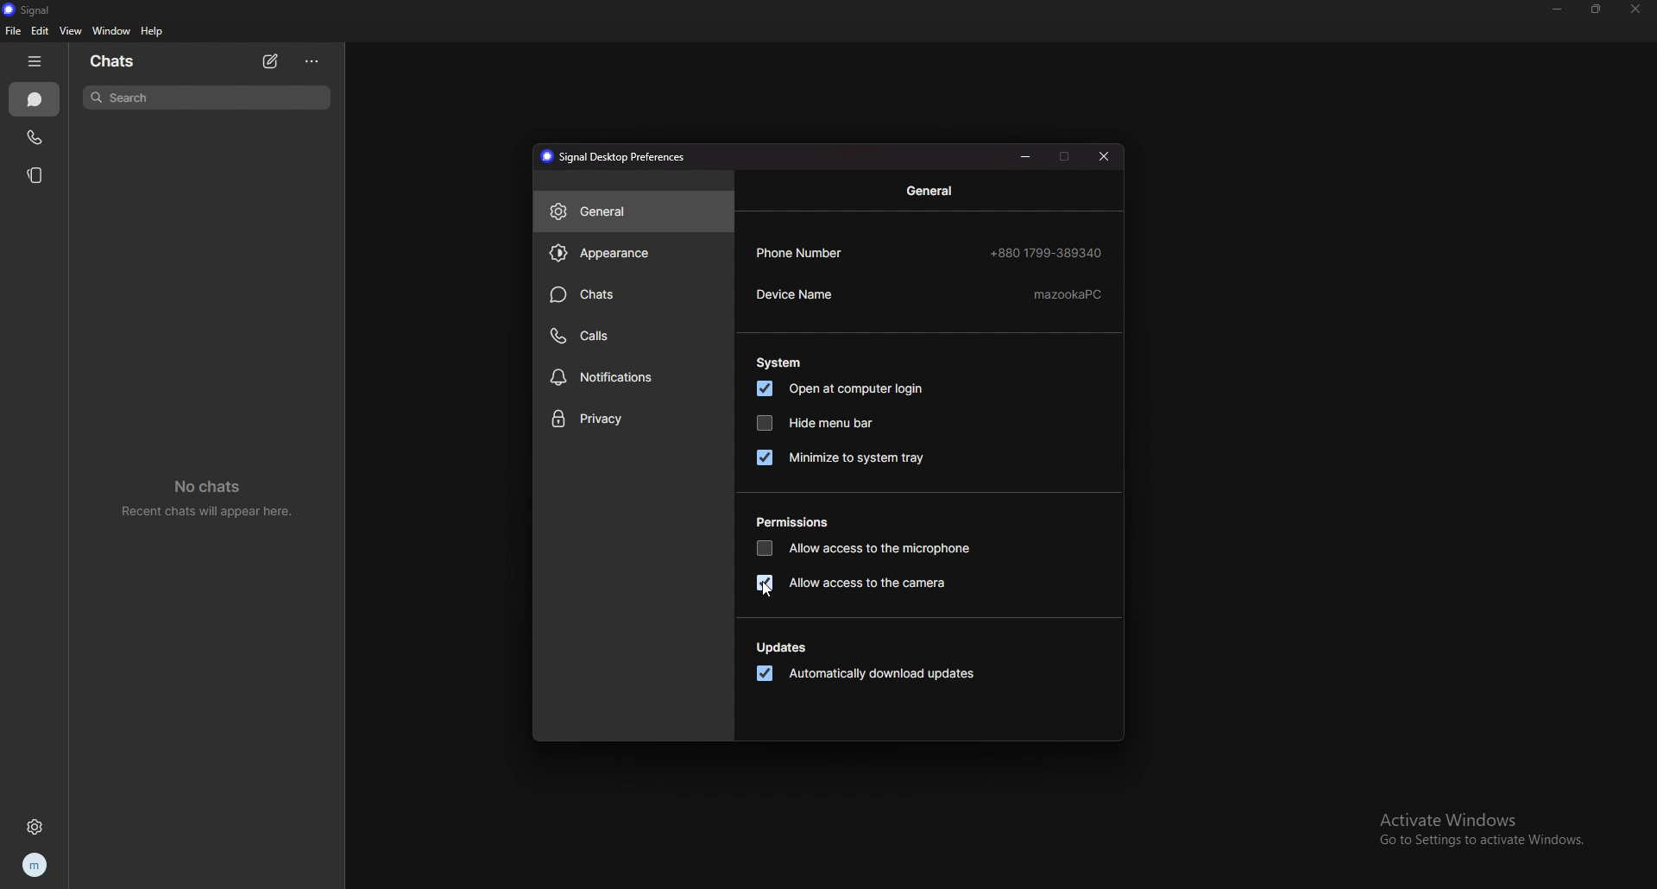 This screenshot has width=1657, height=889. I want to click on maximize, so click(1065, 156).